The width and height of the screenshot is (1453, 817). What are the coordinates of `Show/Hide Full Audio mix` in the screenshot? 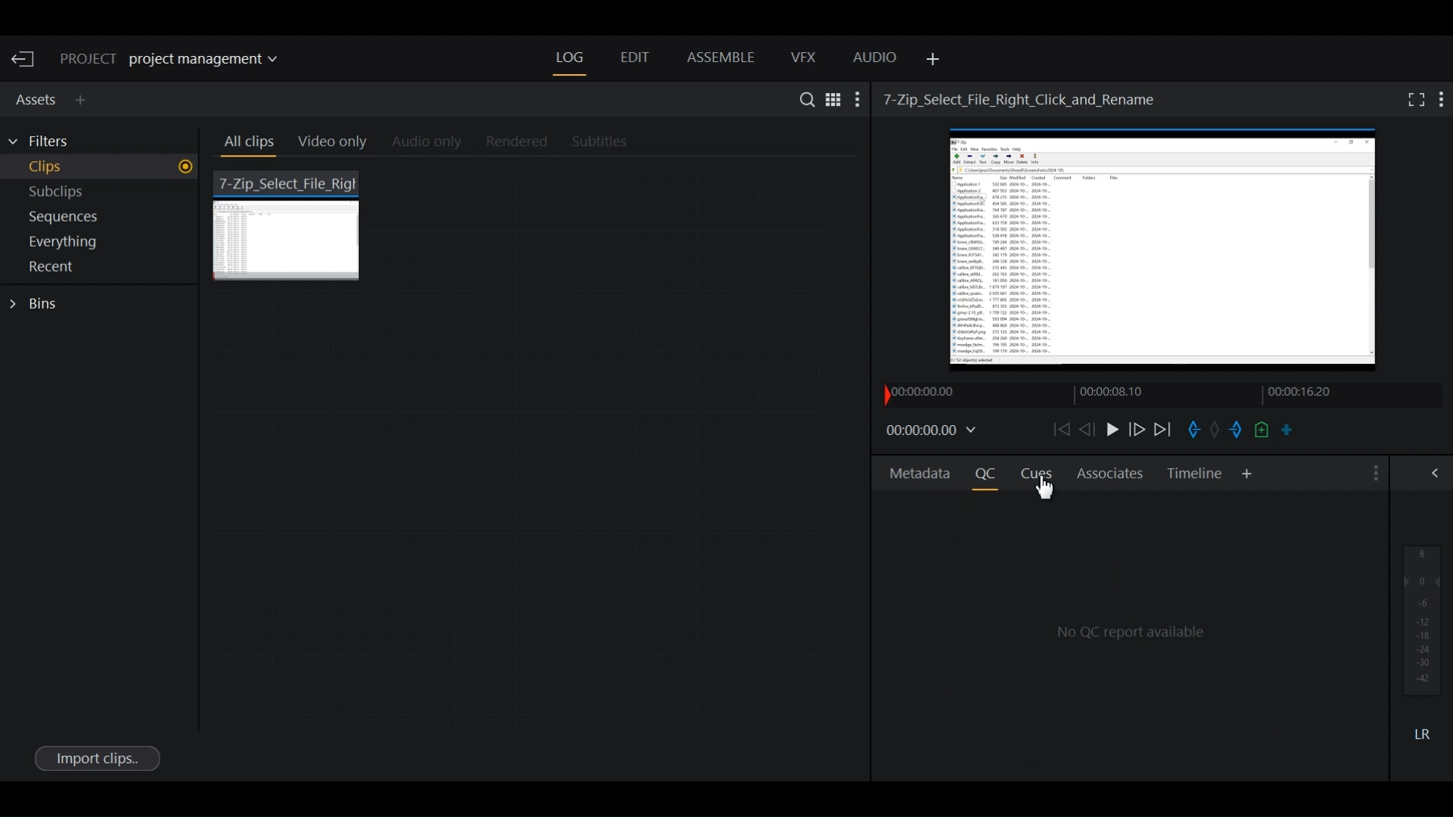 It's located at (1438, 472).